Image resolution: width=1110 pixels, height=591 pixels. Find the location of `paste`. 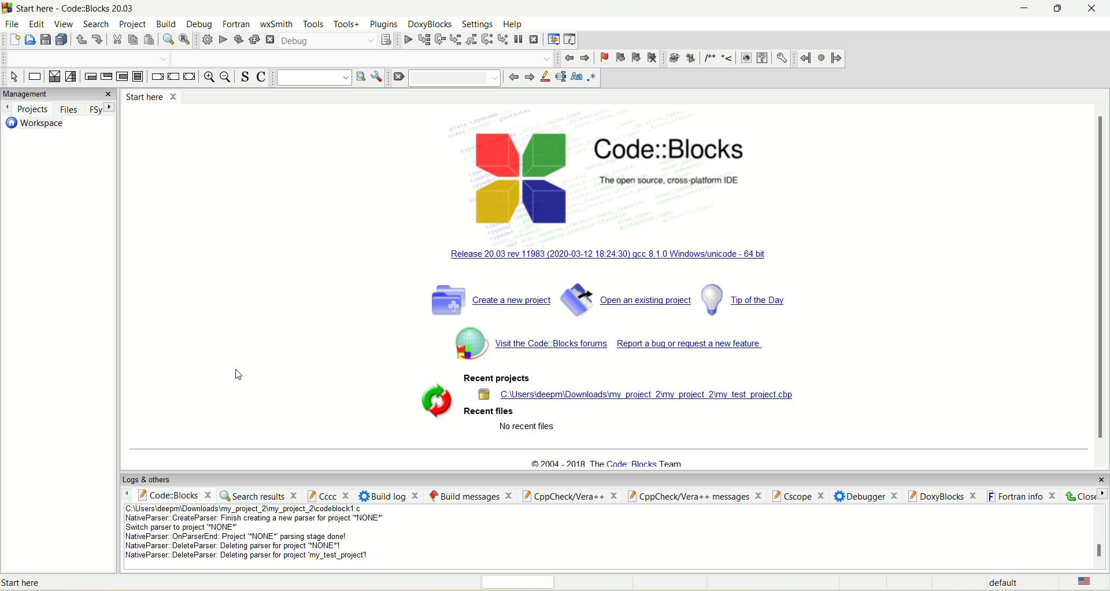

paste is located at coordinates (150, 39).